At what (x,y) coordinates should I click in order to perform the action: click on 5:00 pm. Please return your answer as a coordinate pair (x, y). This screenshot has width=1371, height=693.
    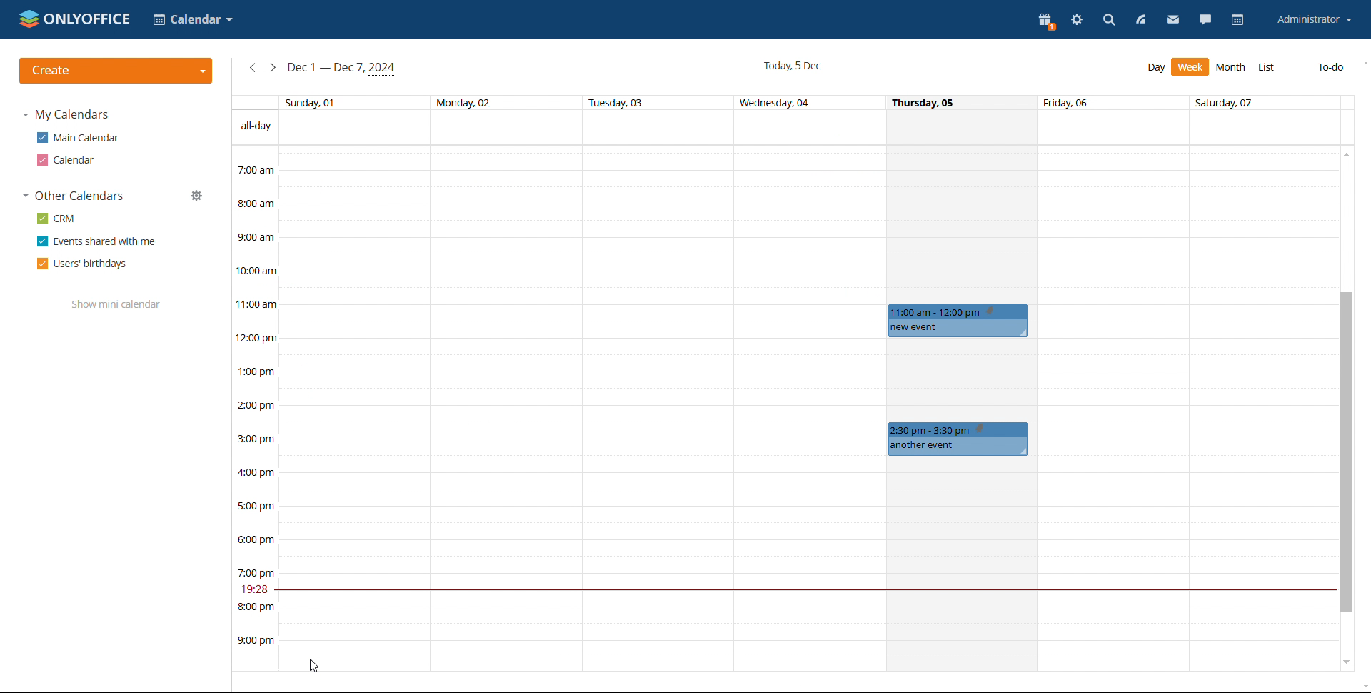
    Looking at the image, I should click on (255, 505).